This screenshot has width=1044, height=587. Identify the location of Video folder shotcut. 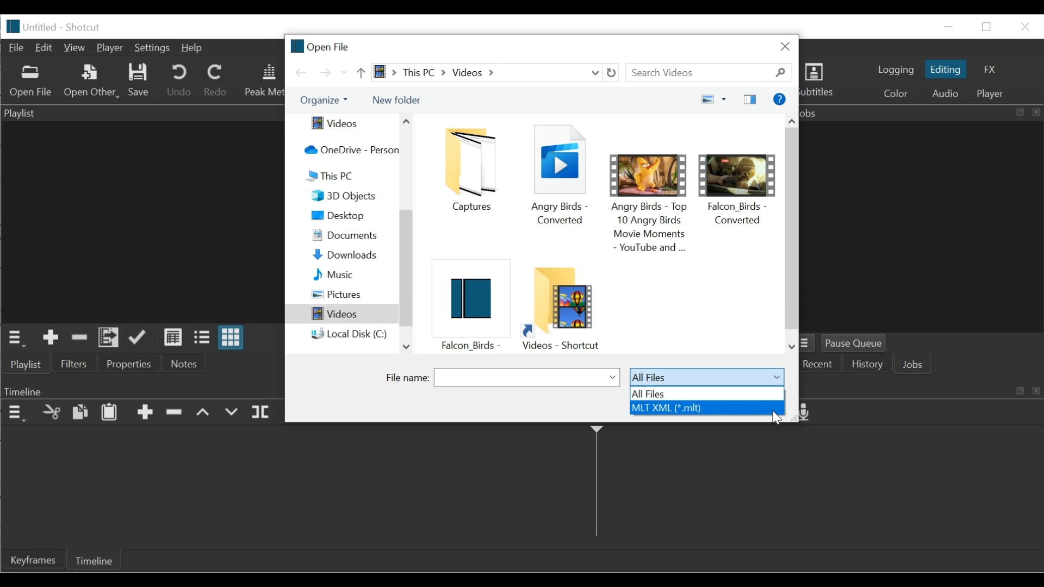
(561, 308).